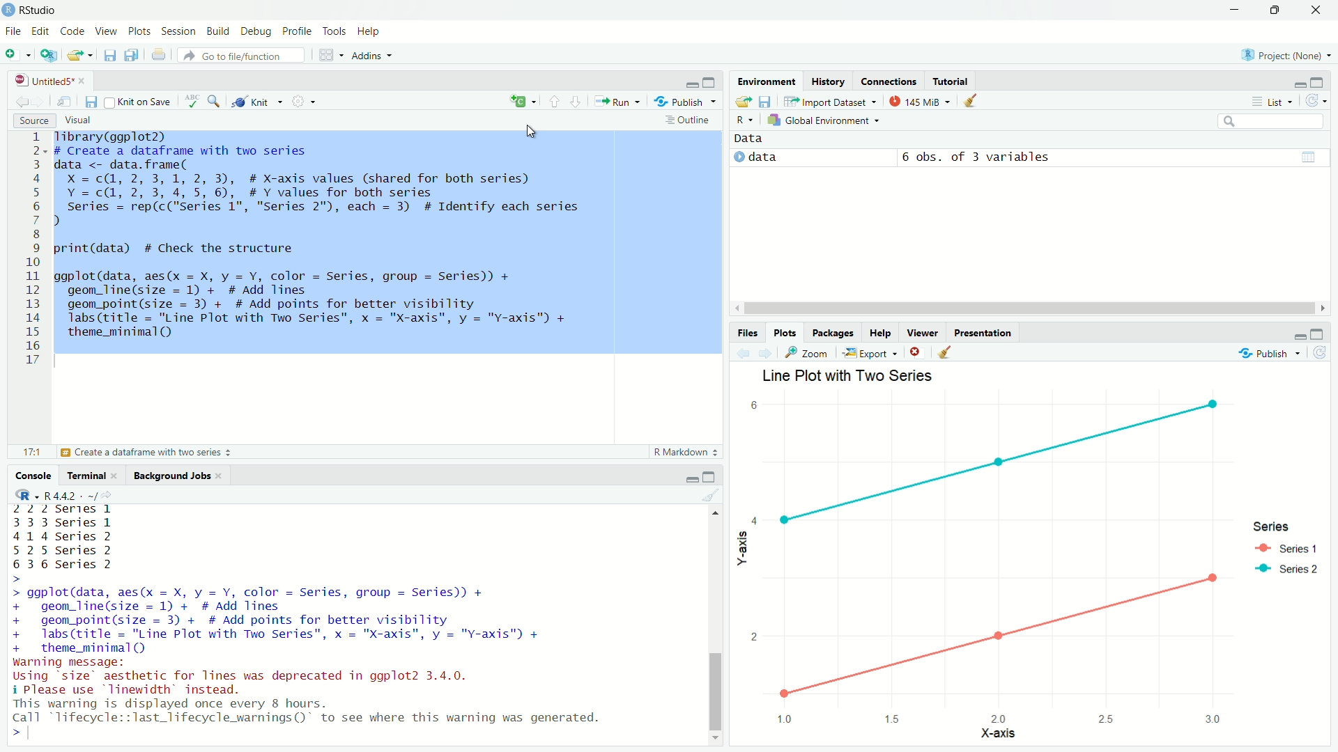 The height and width of the screenshot is (752, 1338). I want to click on Platform.xbb_b4 "" R is free software and comes with ABSOLUTELY NO WARRANTY.You are welcome to redistribute it under certain conditions.Type "license" or 'licence()' for distribution details.Natural language support but running in an English localeR is a collaborative project with many contributors.Type 'contributors()' for more information and"citation()" on how to cite R or R packages in publications.Type "demo()' for some demos, 'help()' for on-line help, or quit R, so click(317, 613).